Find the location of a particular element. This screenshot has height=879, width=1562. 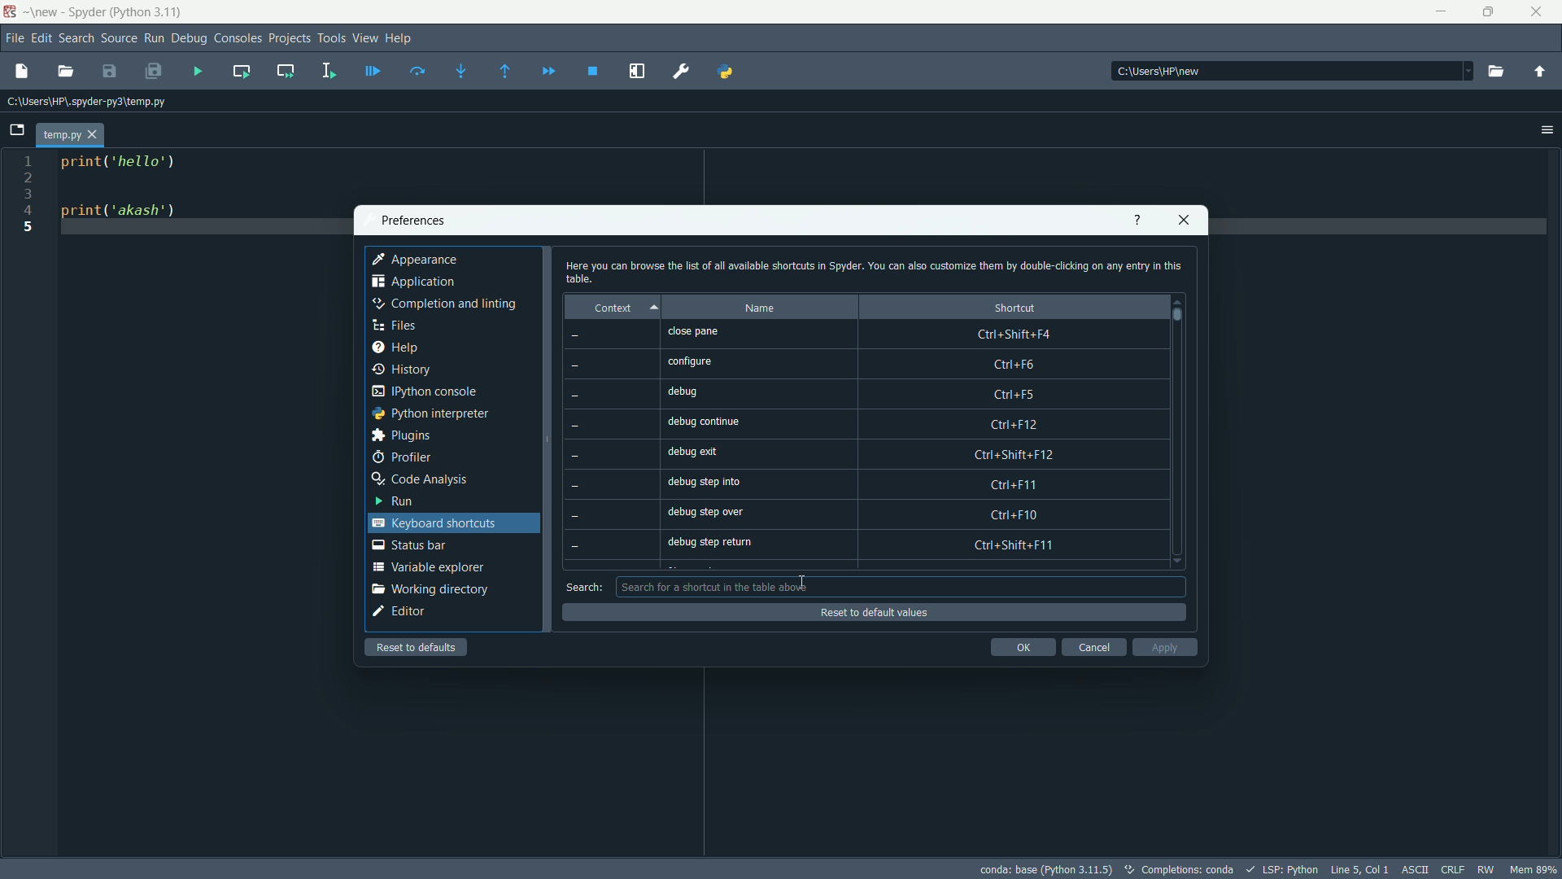

preferences  is located at coordinates (682, 72).